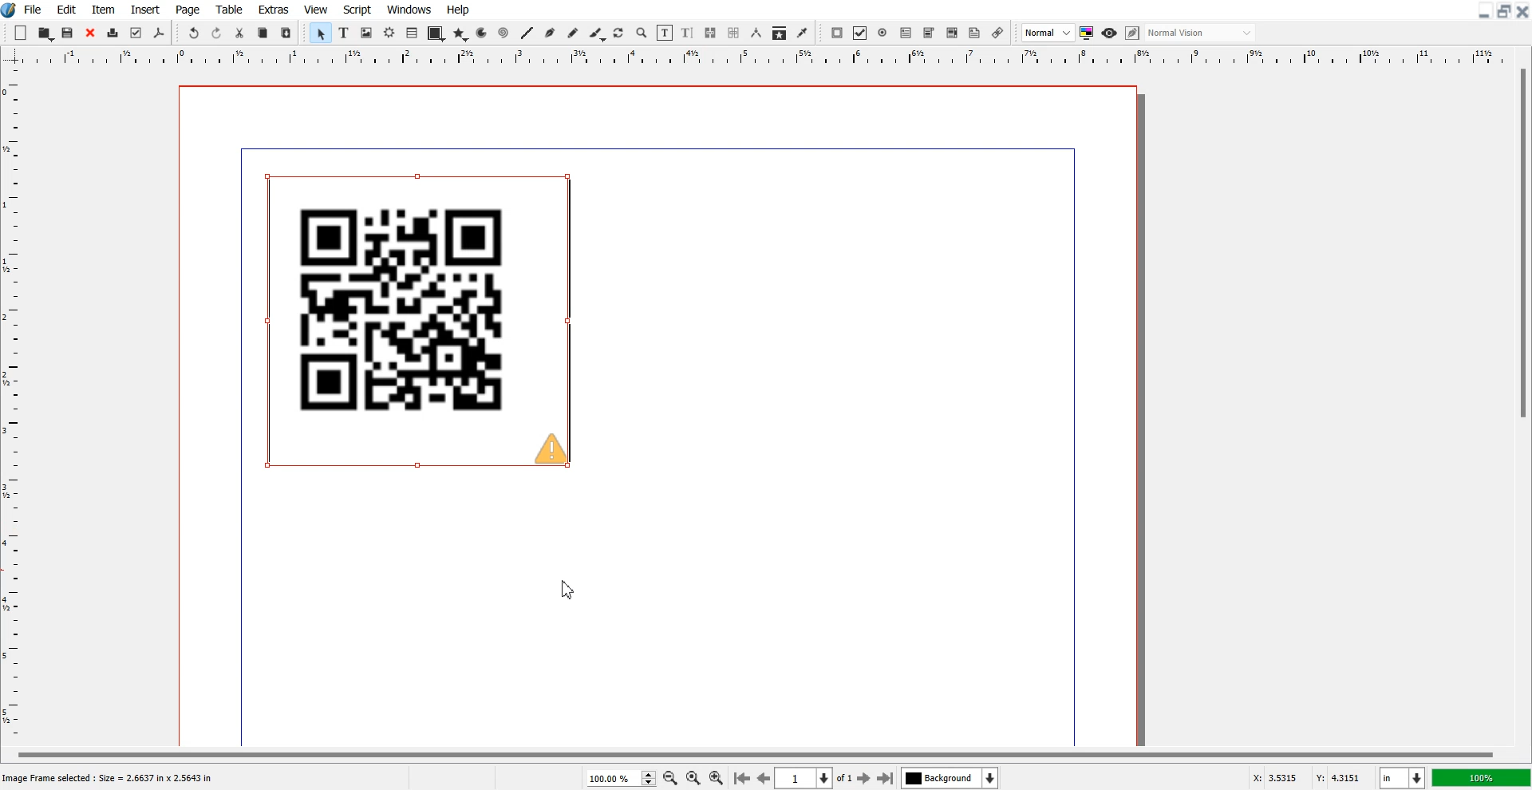 The image size is (1532, 790). Describe the element at coordinates (527, 33) in the screenshot. I see `Line` at that location.